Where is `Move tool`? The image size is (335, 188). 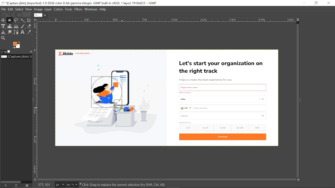
Move tool is located at coordinates (3, 20).